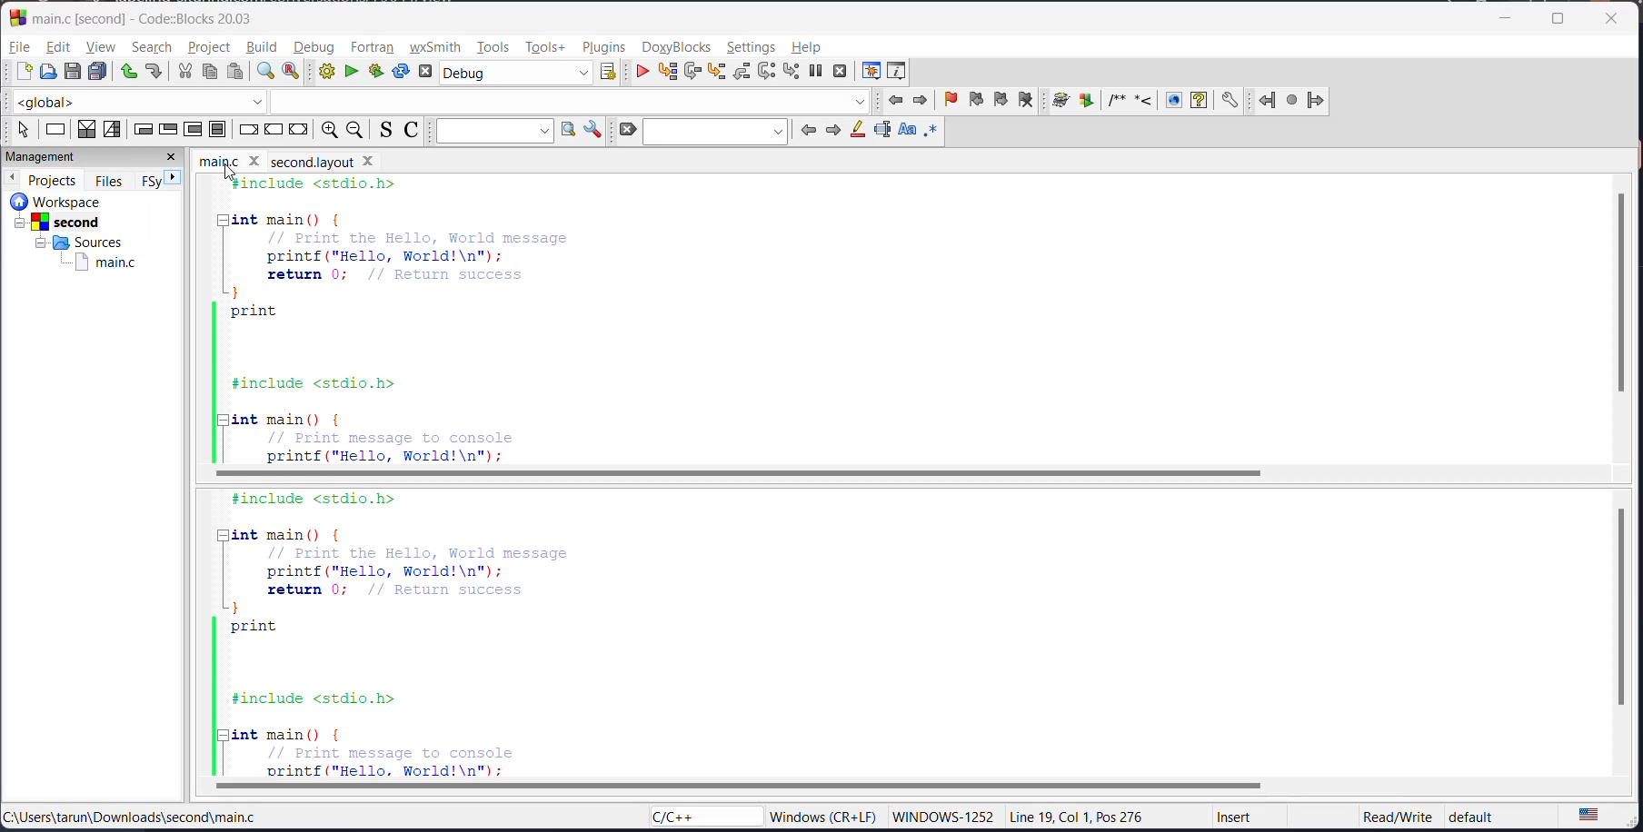 This screenshot has height=832, width=1643. Describe the element at coordinates (103, 48) in the screenshot. I see `view` at that location.